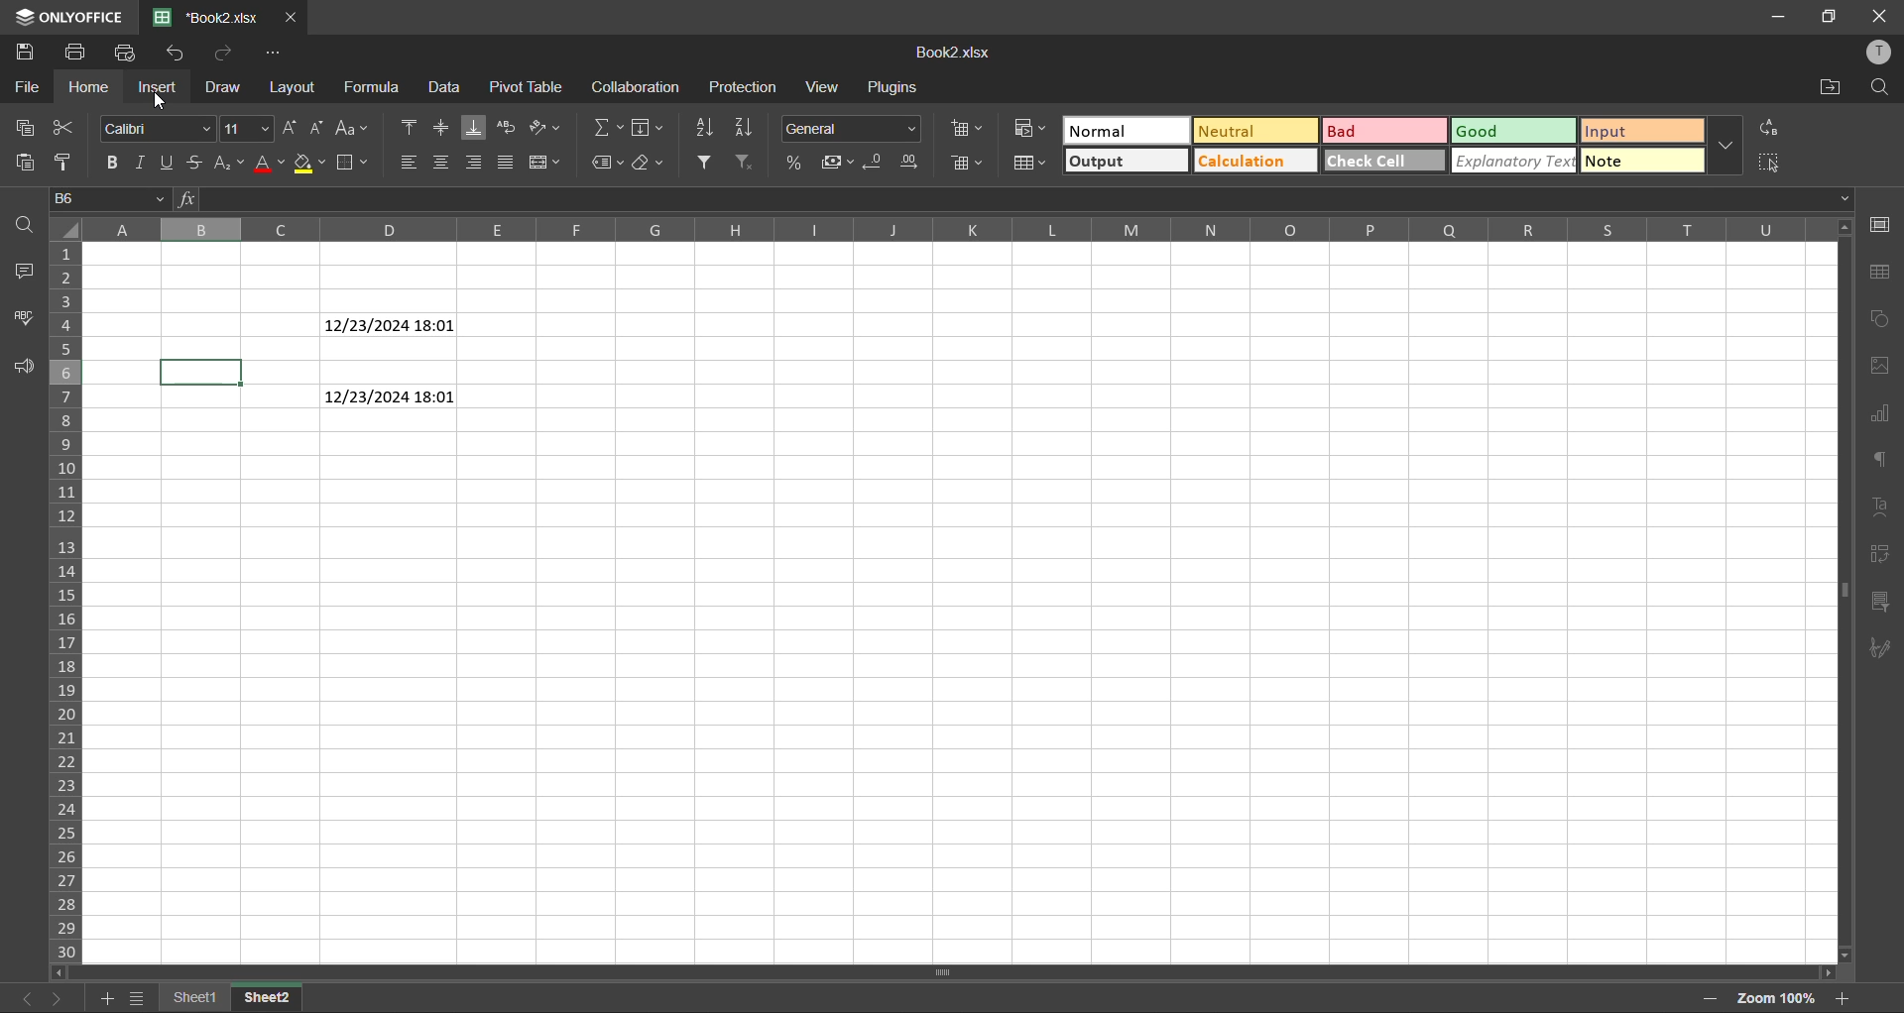 The width and height of the screenshot is (1904, 1013). Describe the element at coordinates (195, 163) in the screenshot. I see `strikethrough` at that location.